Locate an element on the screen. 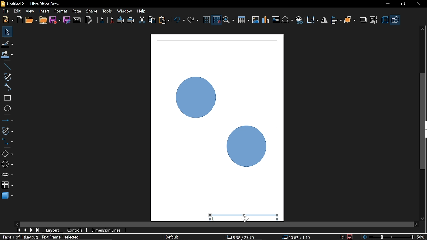 The width and height of the screenshot is (427, 240). Open template manager is located at coordinates (19, 20).